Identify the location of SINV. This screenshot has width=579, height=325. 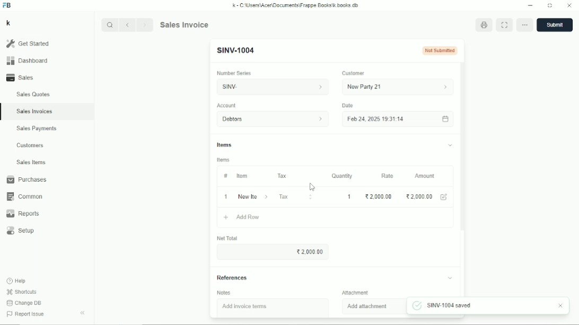
(271, 87).